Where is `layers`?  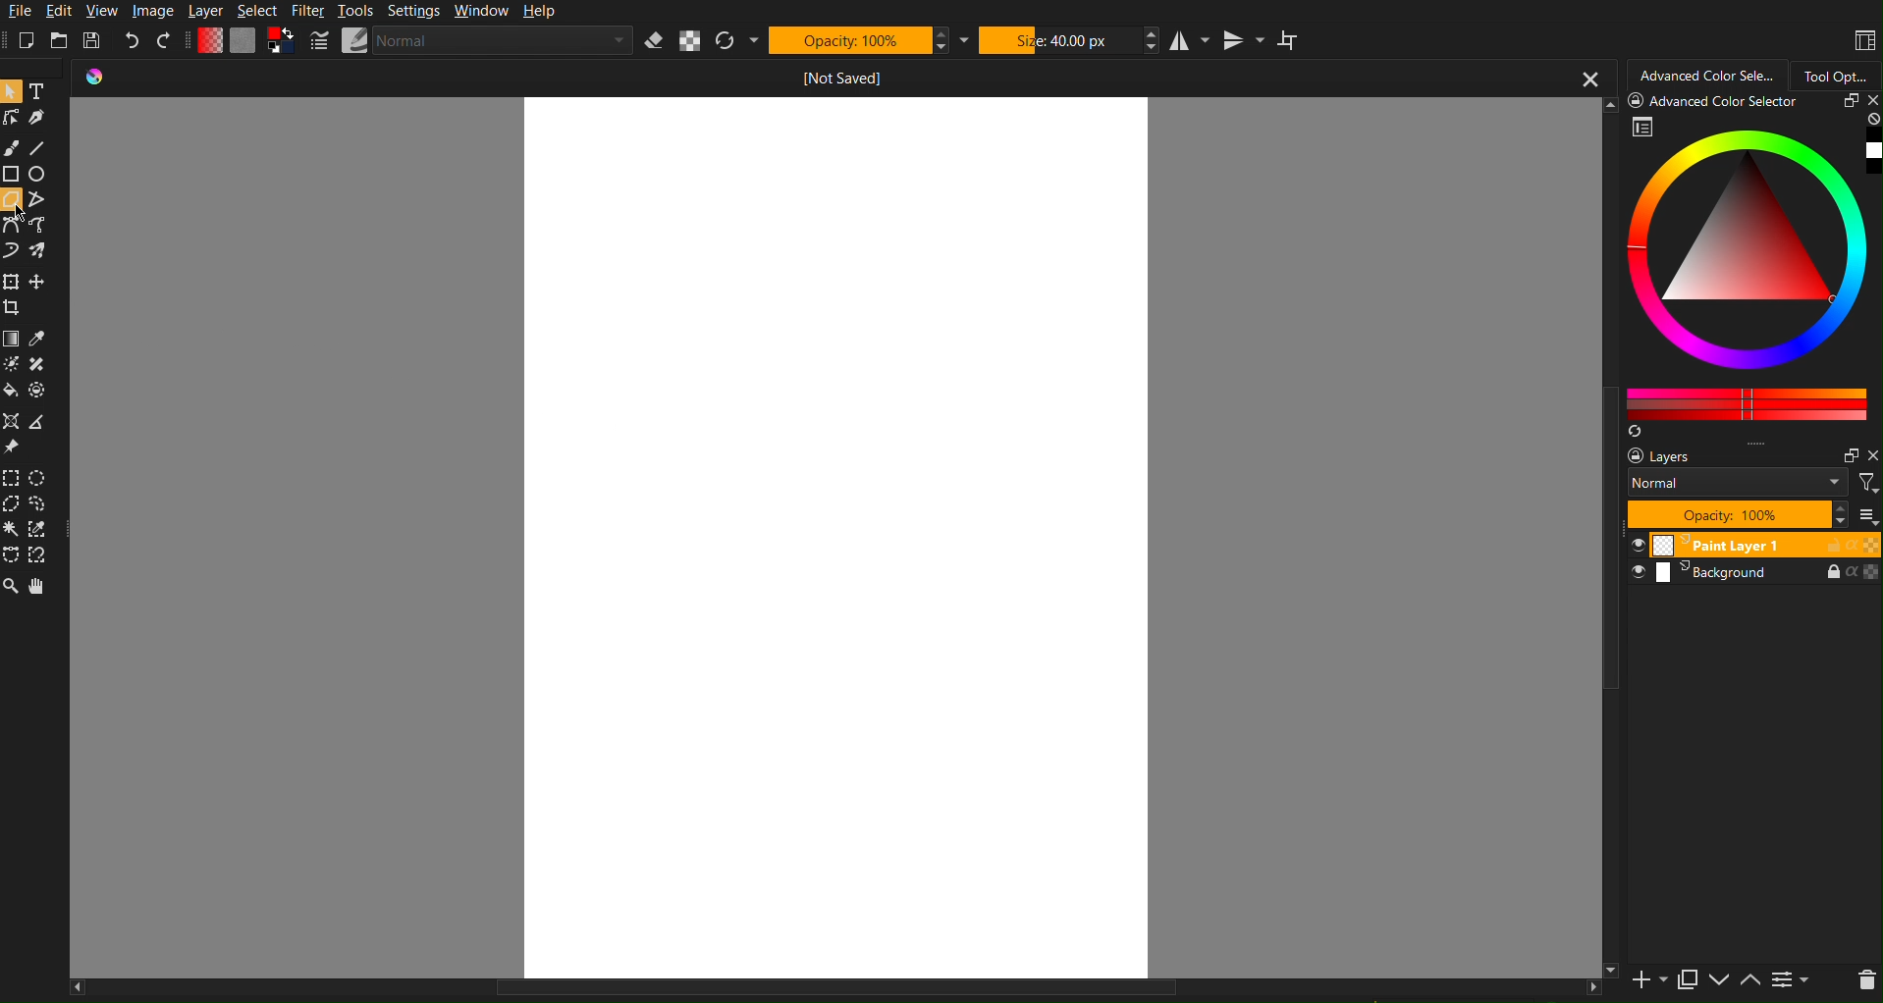 layers is located at coordinates (1676, 457).